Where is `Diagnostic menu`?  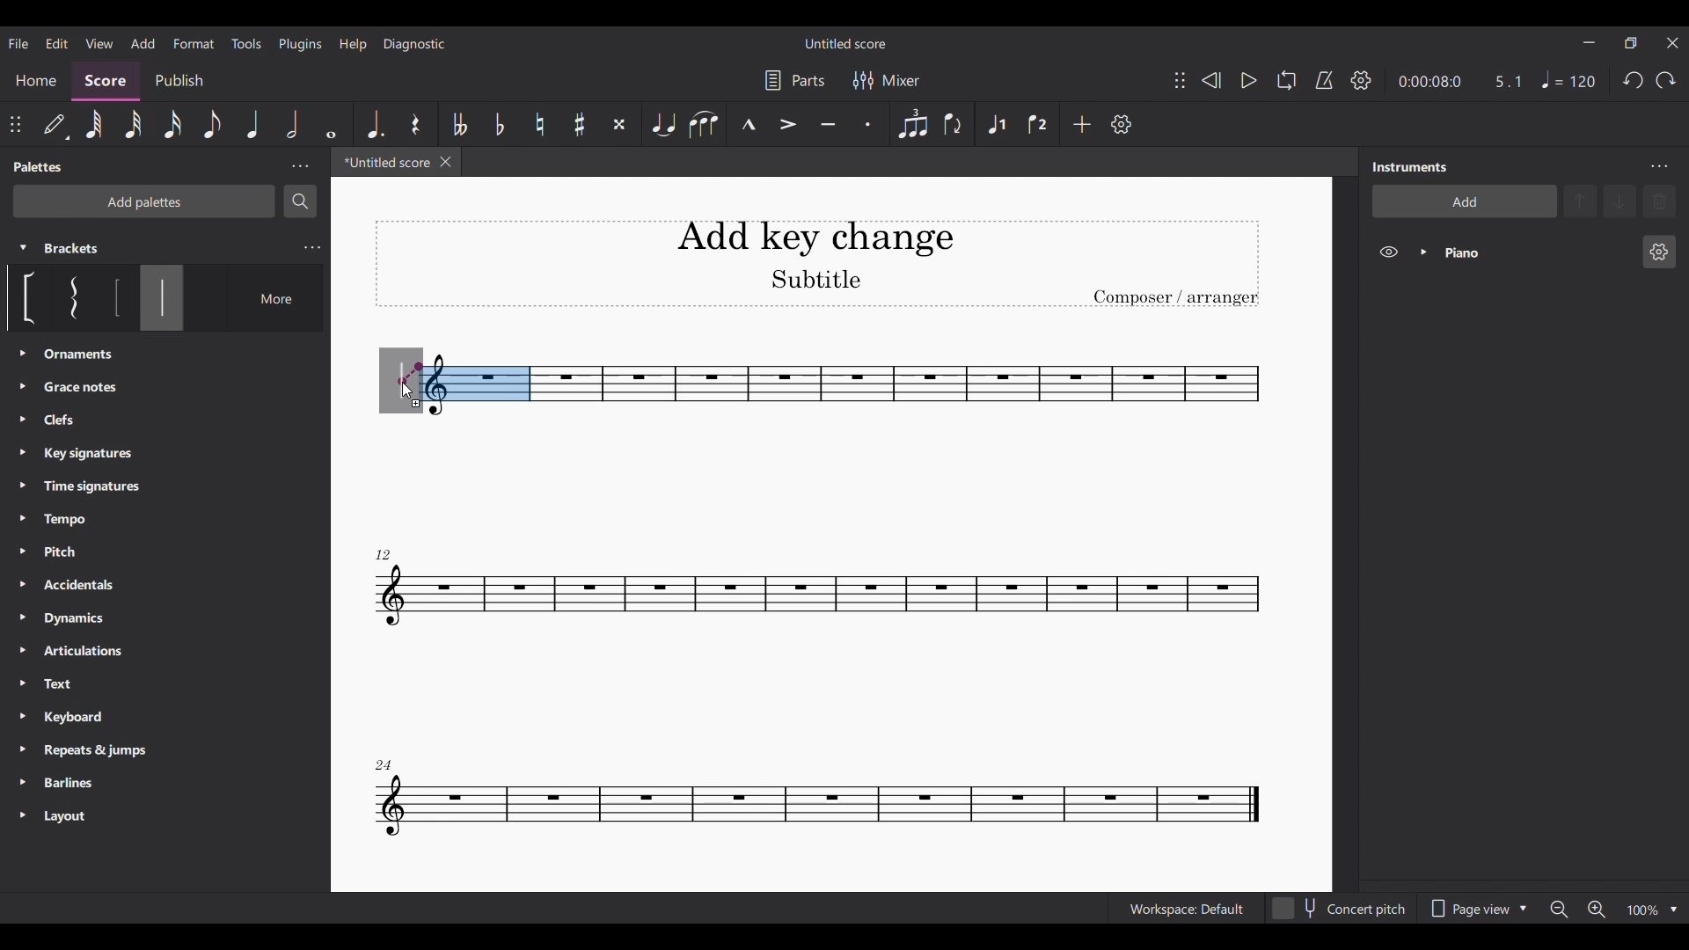
Diagnostic menu is located at coordinates (415, 45).